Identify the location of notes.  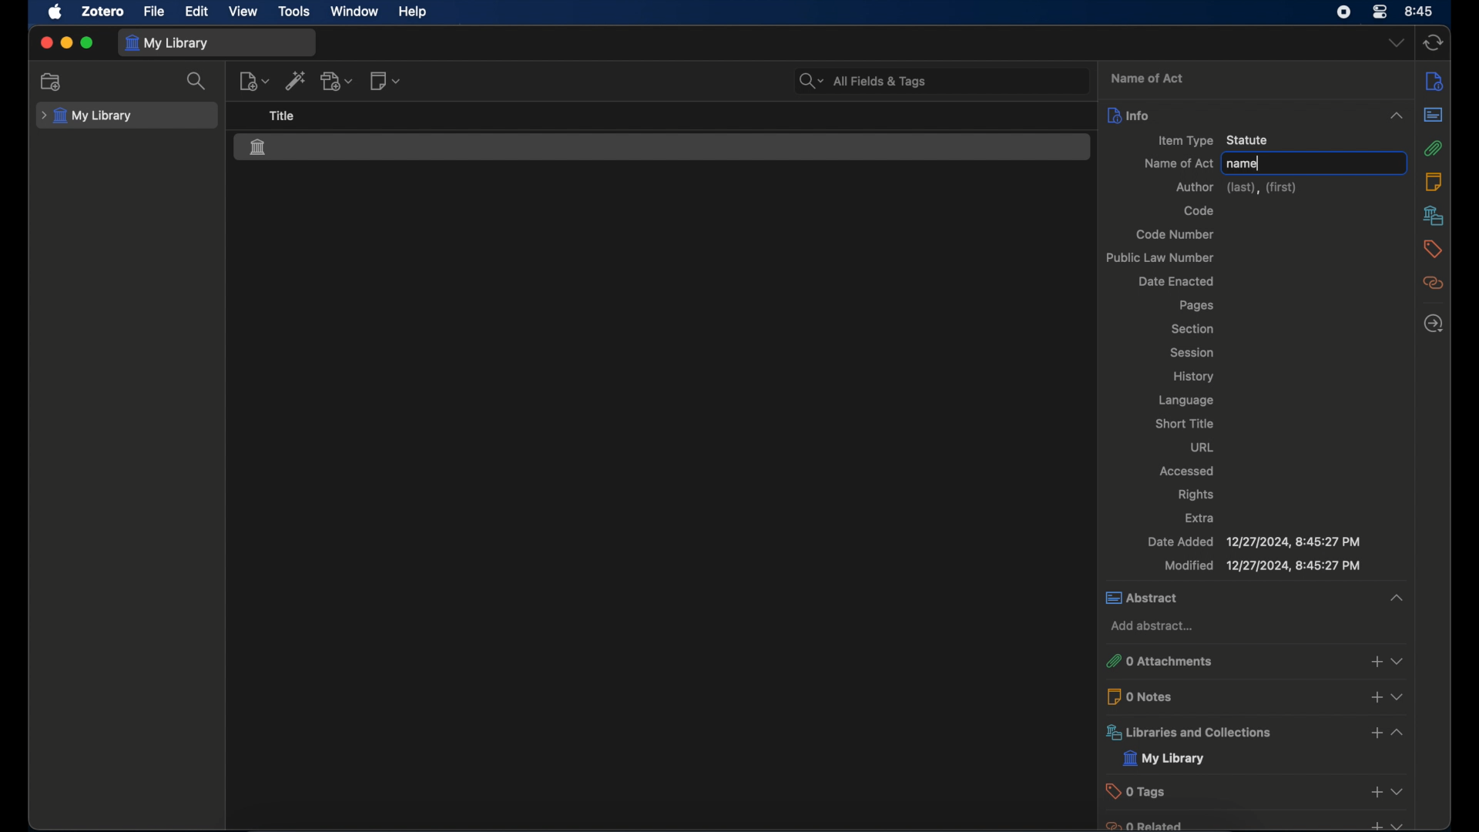
(1434, 180).